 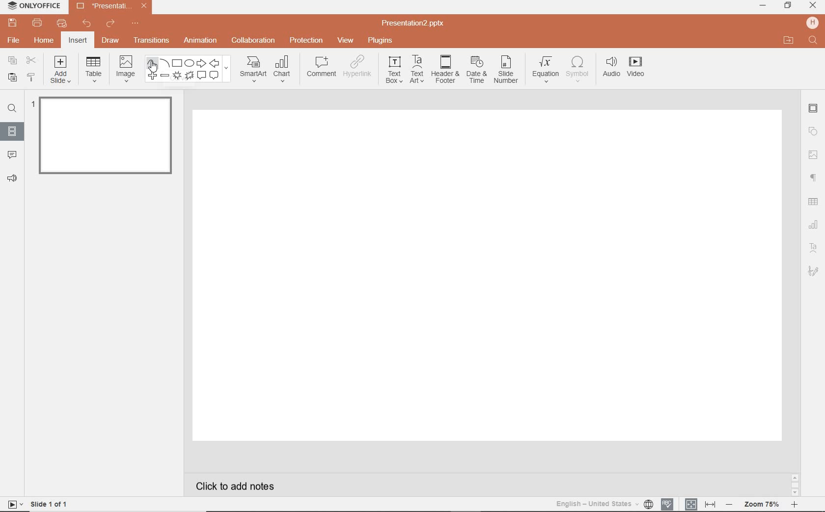 I want to click on HYPERLINK, so click(x=359, y=69).